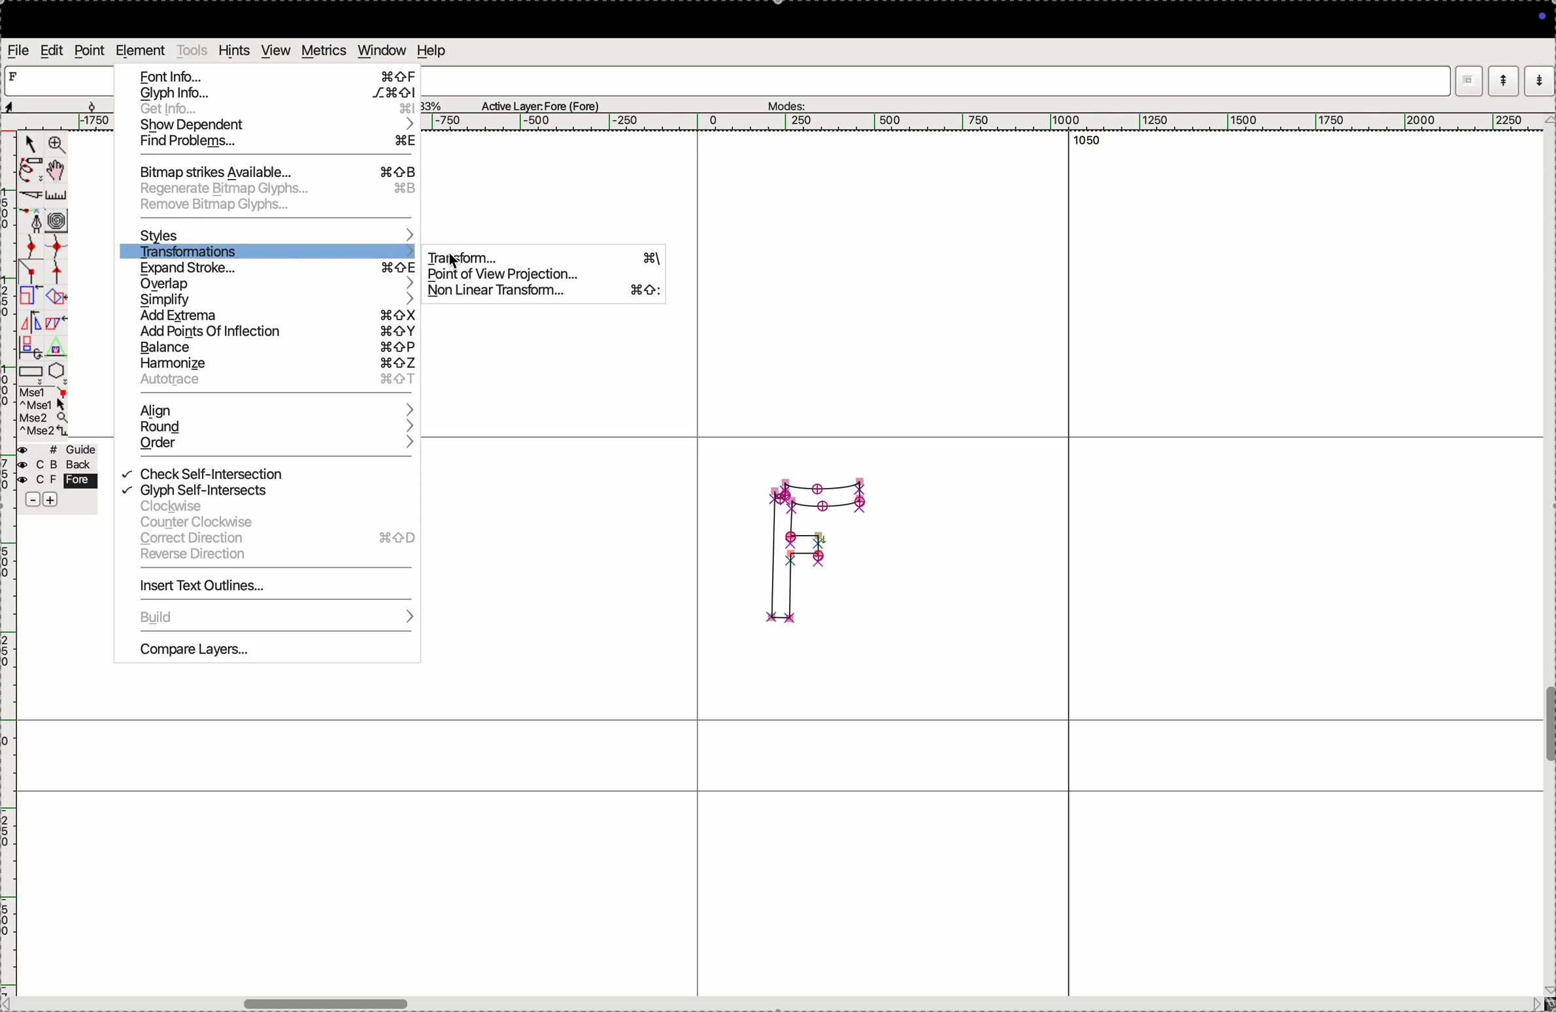  Describe the element at coordinates (1540, 79) in the screenshot. I see `mode down` at that location.